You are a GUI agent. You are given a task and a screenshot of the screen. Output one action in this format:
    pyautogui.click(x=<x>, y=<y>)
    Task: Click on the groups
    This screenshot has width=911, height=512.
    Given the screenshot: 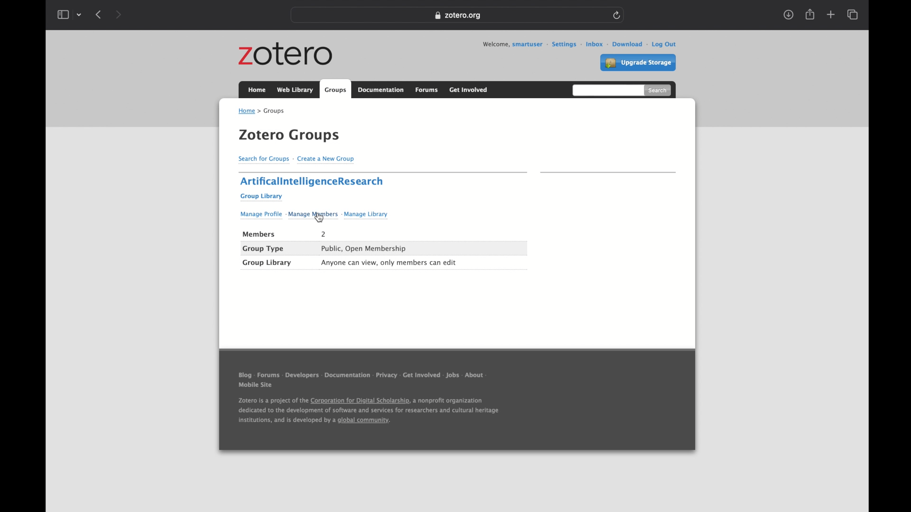 What is the action you would take?
    pyautogui.click(x=274, y=111)
    